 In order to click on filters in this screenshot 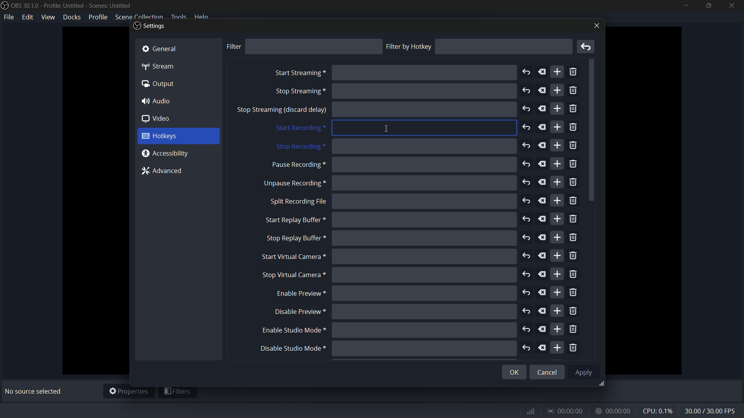, I will do `click(178, 392)`.